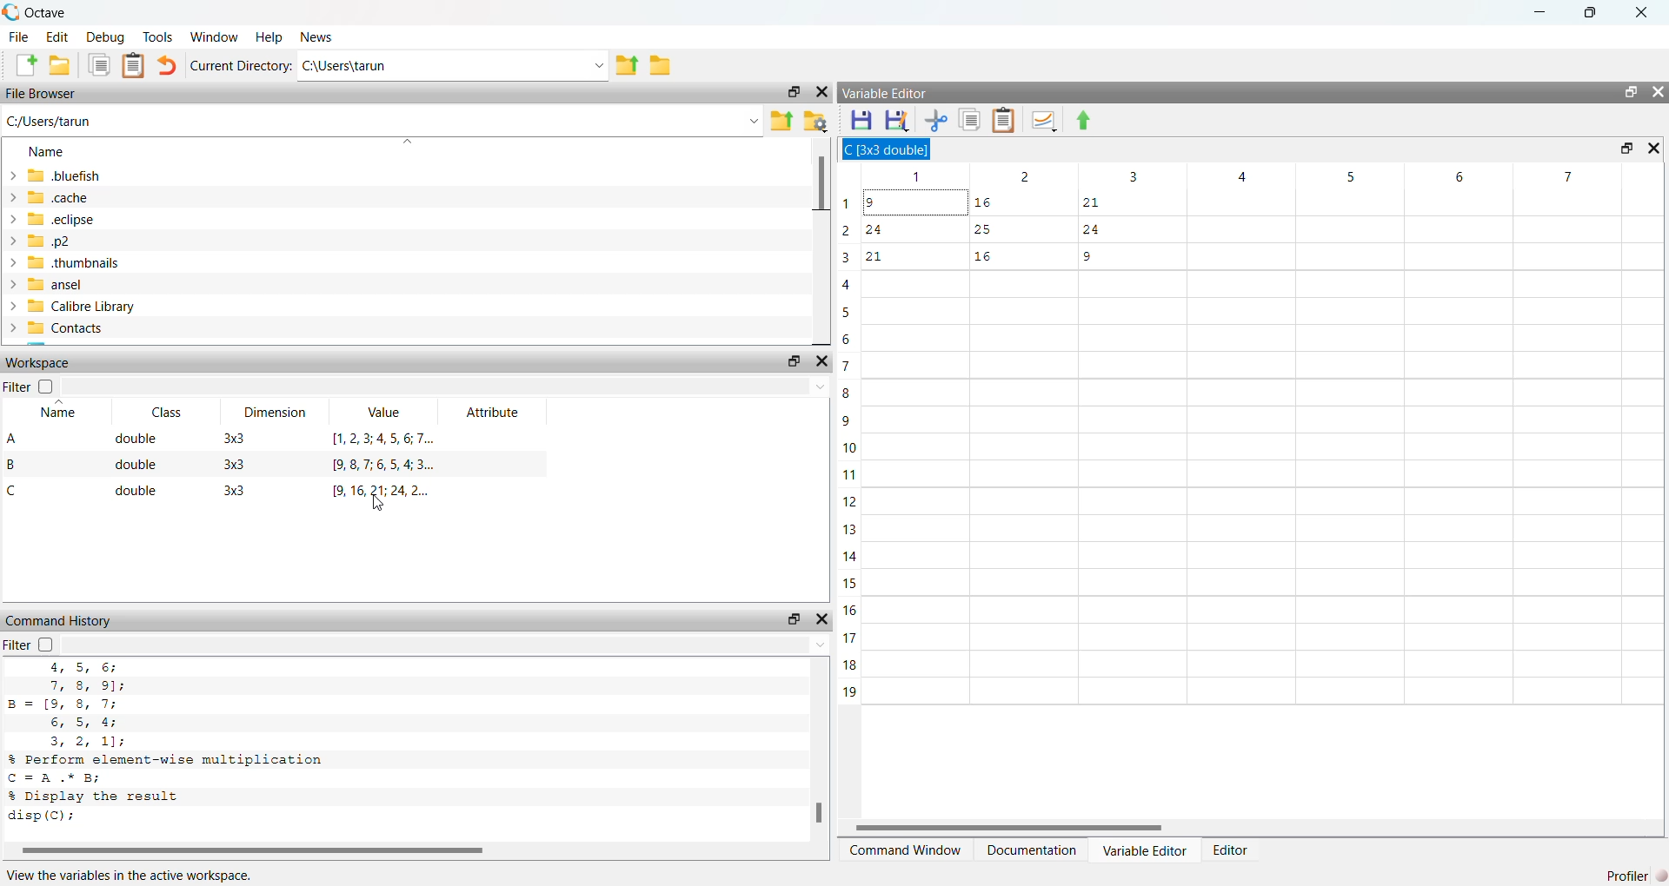 This screenshot has width=1669, height=886. Describe the element at coordinates (821, 92) in the screenshot. I see `Close` at that location.